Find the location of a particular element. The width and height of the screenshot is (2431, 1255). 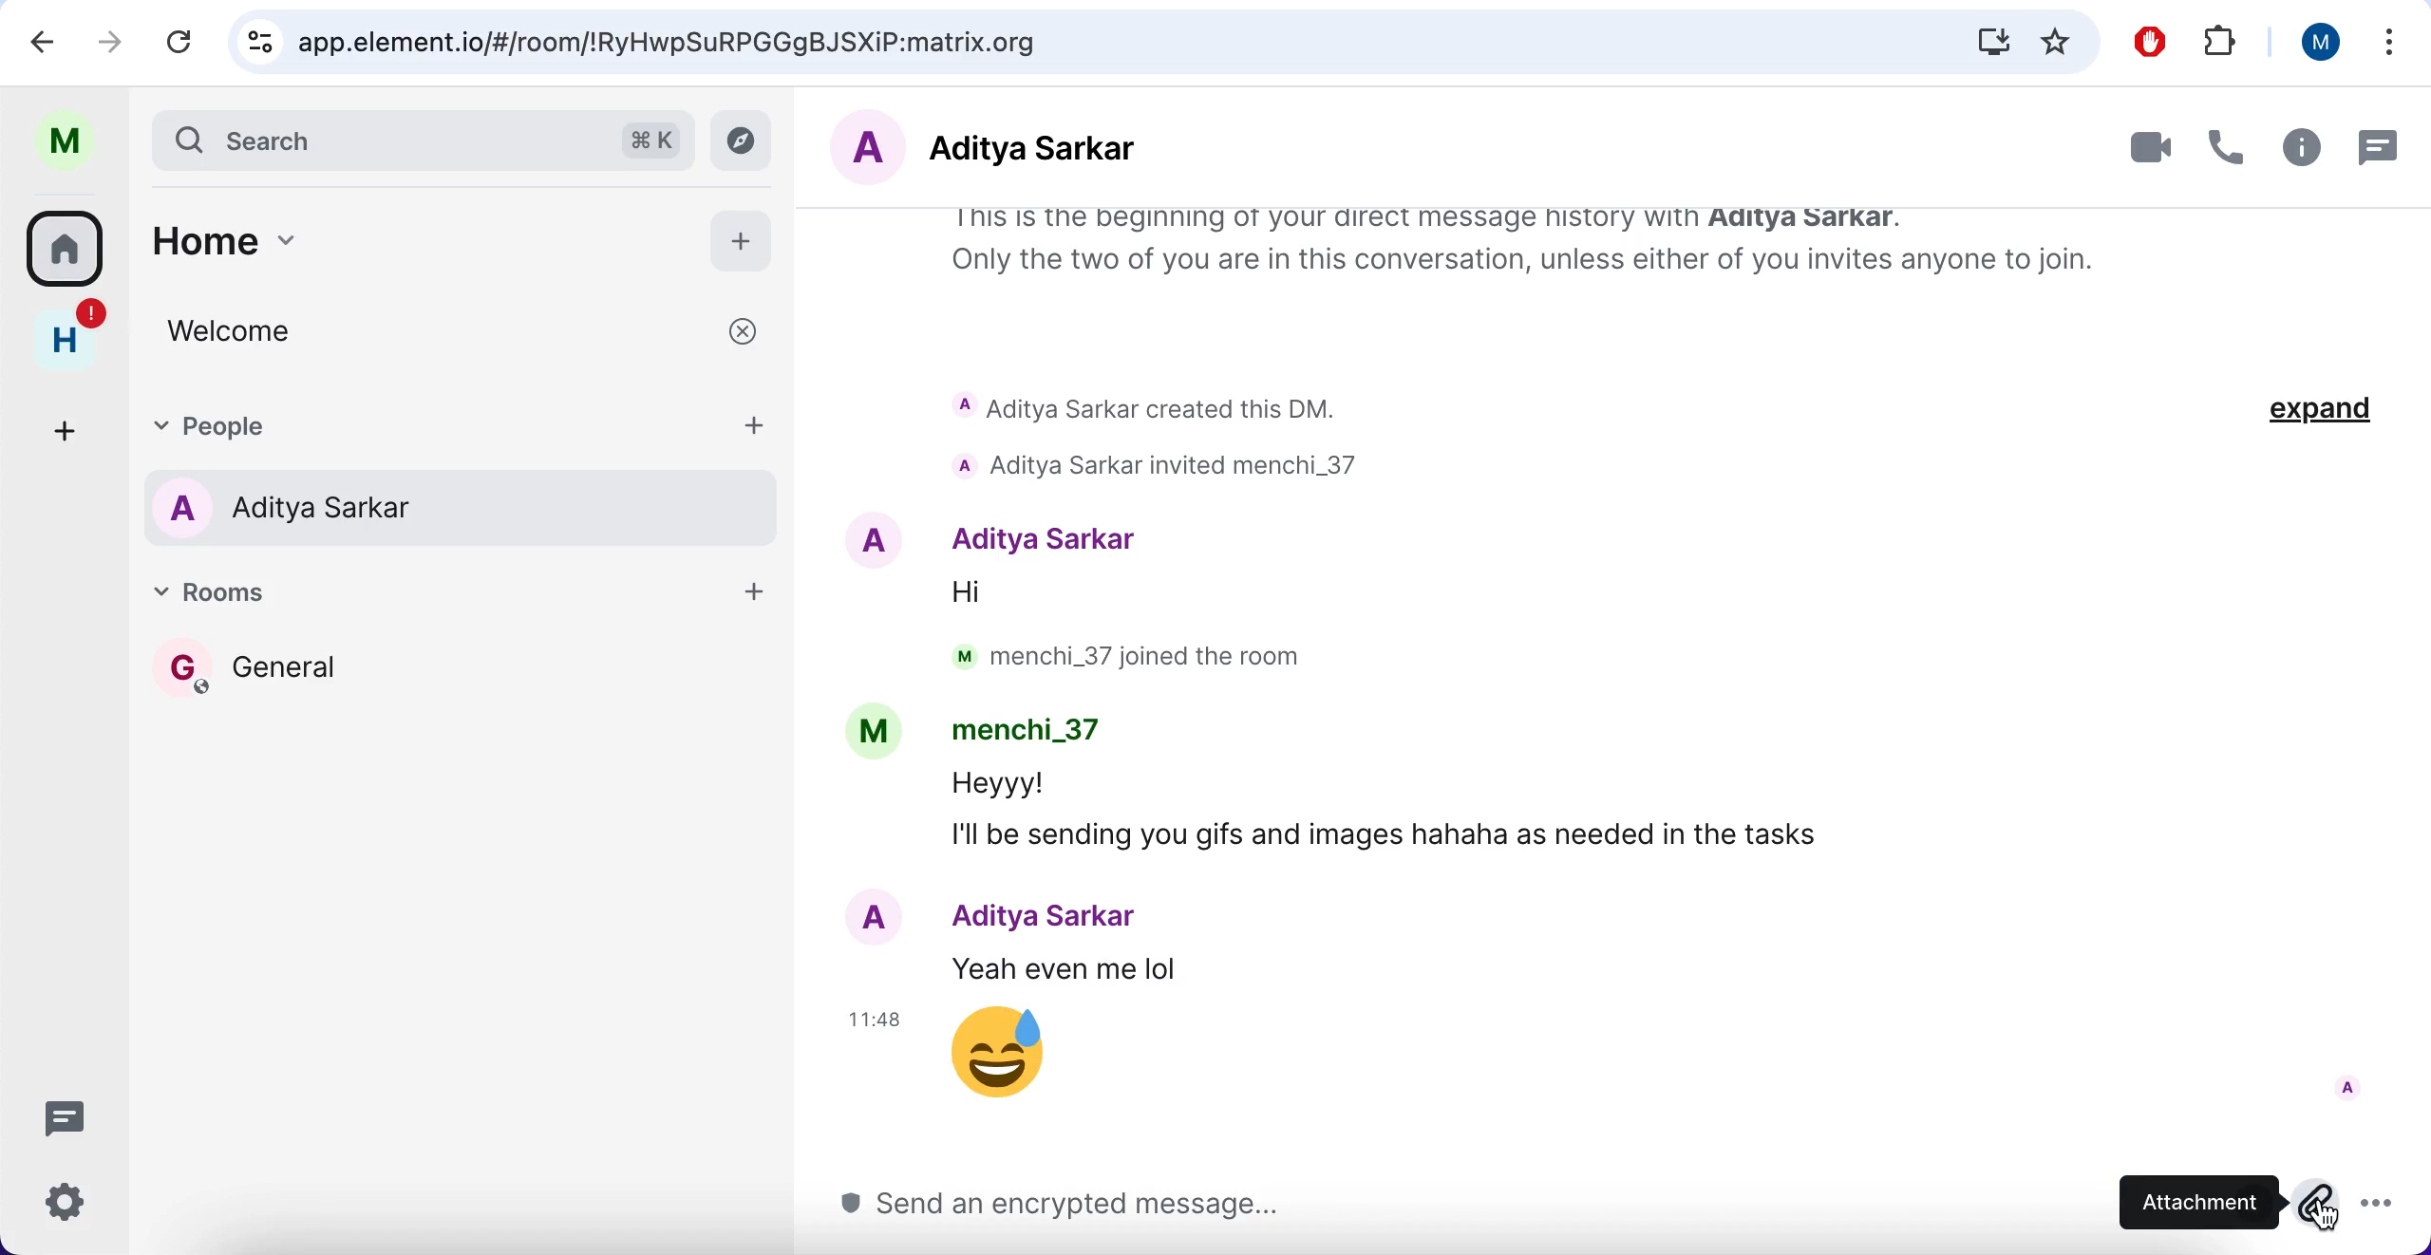

home is located at coordinates (66, 334).